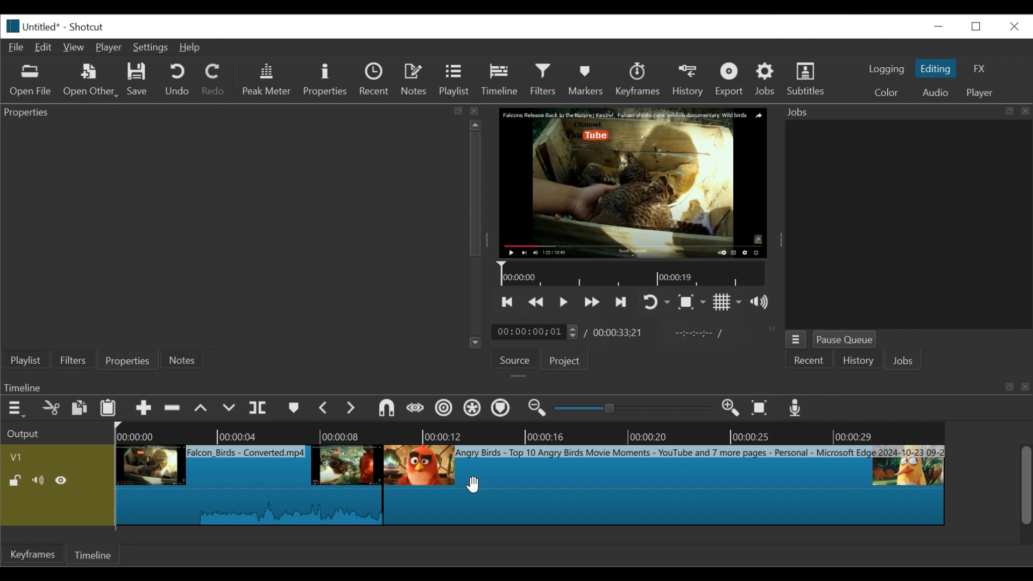 The width and height of the screenshot is (1033, 581). I want to click on Mute, so click(39, 480).